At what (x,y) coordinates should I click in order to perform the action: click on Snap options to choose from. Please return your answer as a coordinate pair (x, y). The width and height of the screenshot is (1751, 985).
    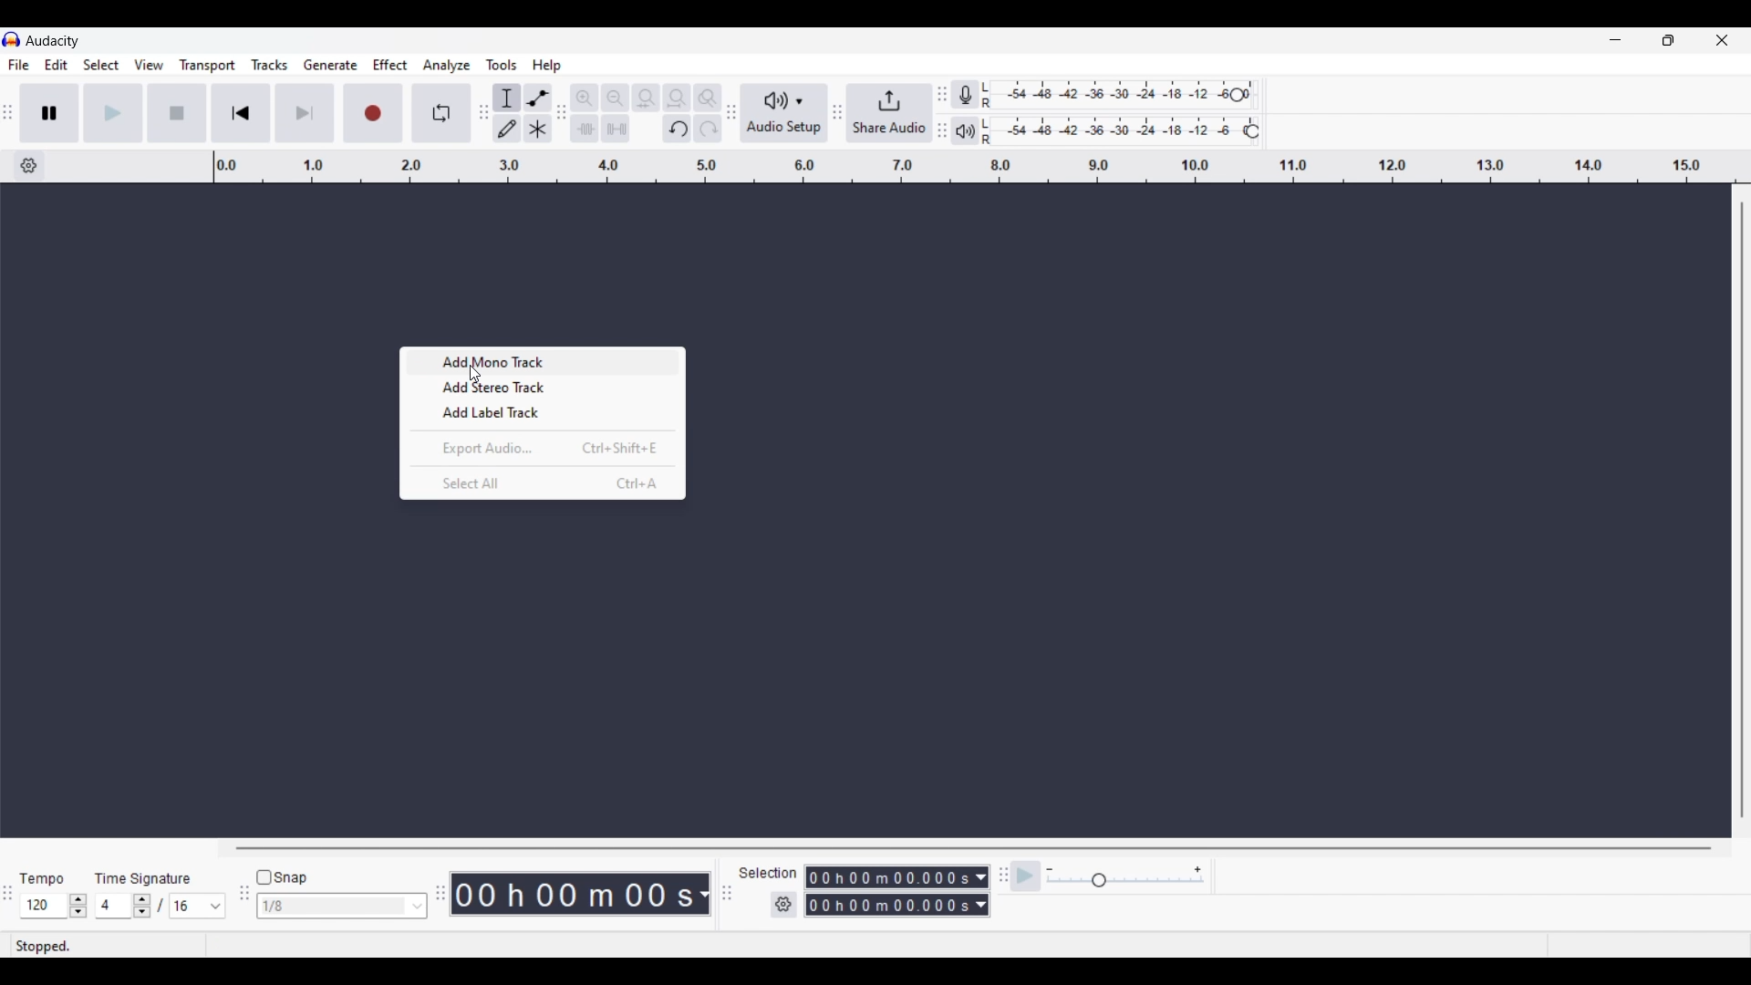
    Looking at the image, I should click on (419, 907).